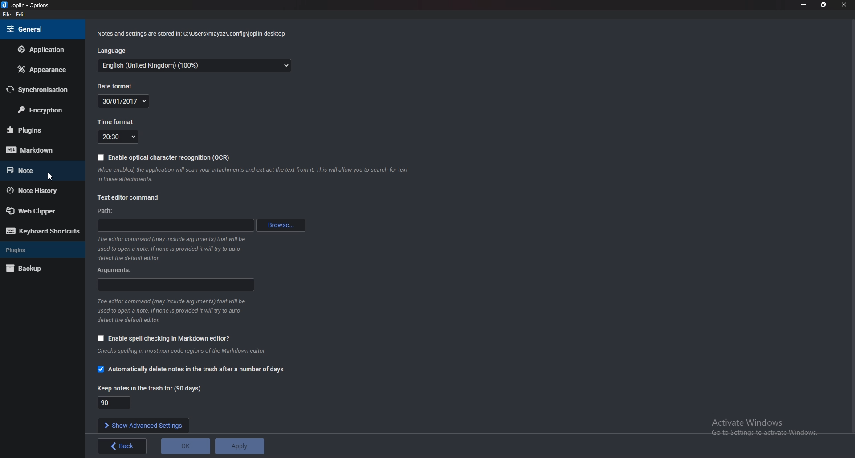 The image size is (855, 458). I want to click on info, so click(176, 311).